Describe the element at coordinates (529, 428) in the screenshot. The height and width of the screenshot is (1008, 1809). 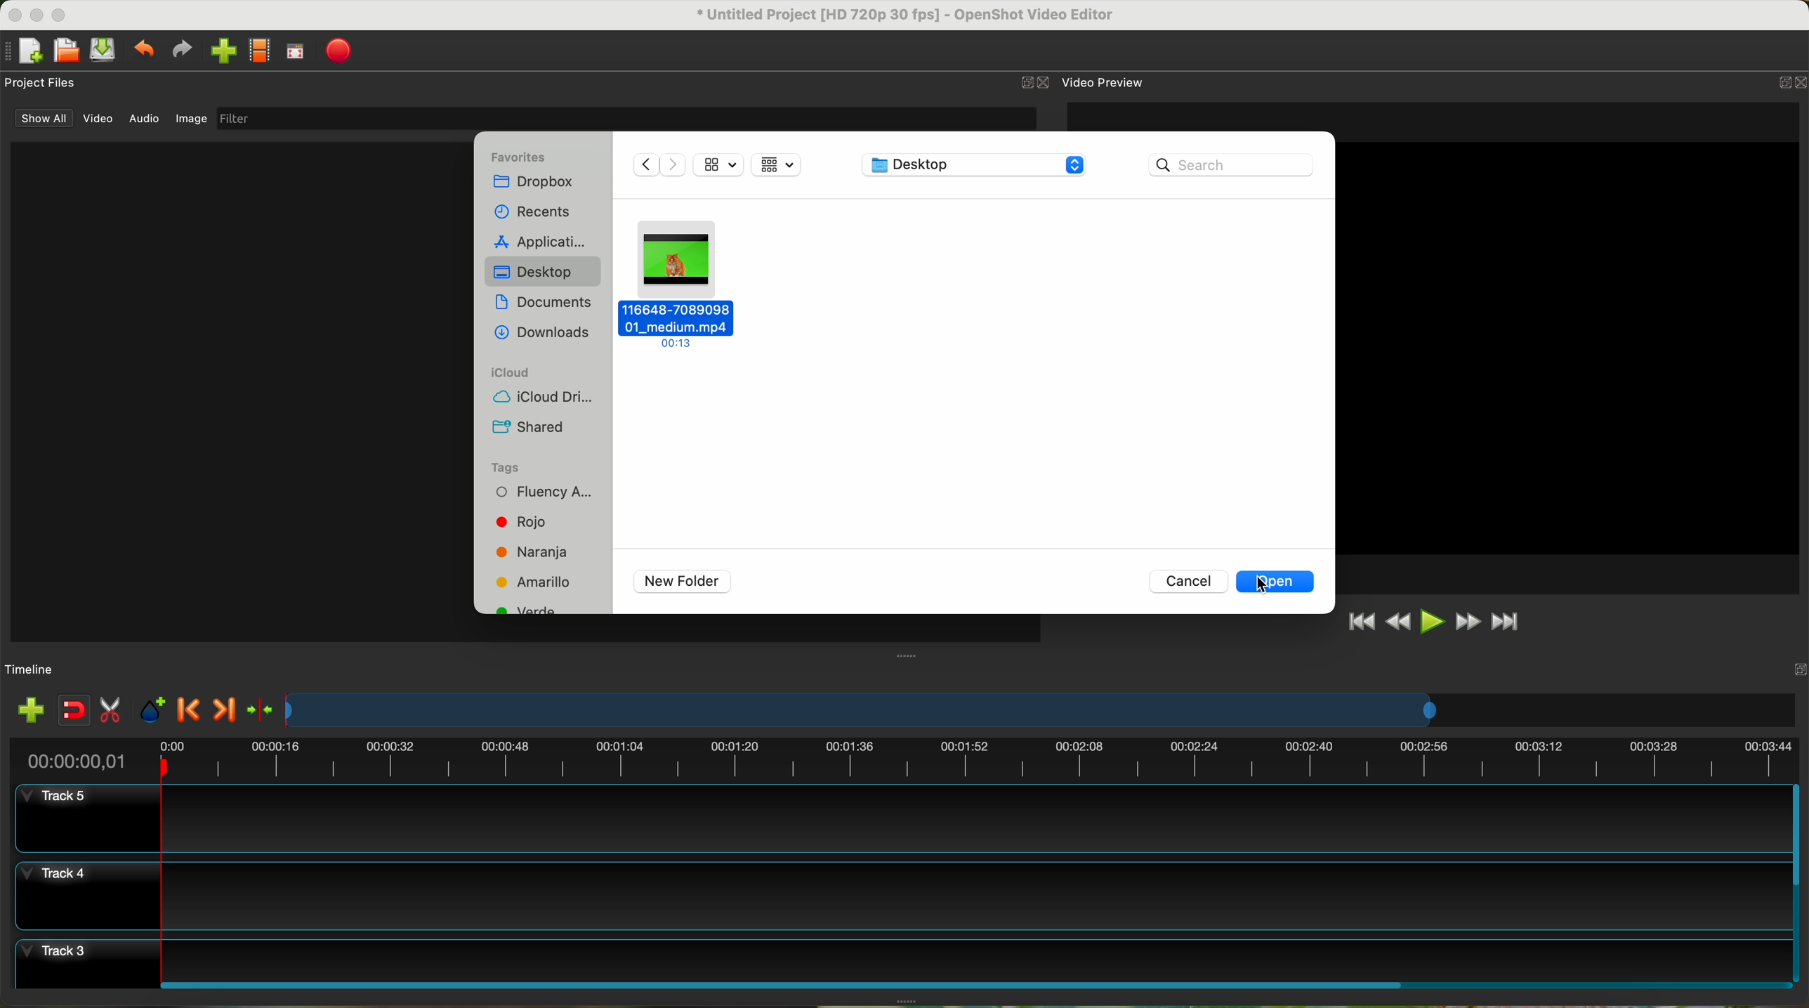
I see `shared` at that location.